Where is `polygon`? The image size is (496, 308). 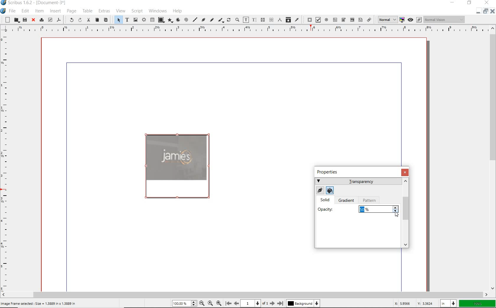 polygon is located at coordinates (170, 20).